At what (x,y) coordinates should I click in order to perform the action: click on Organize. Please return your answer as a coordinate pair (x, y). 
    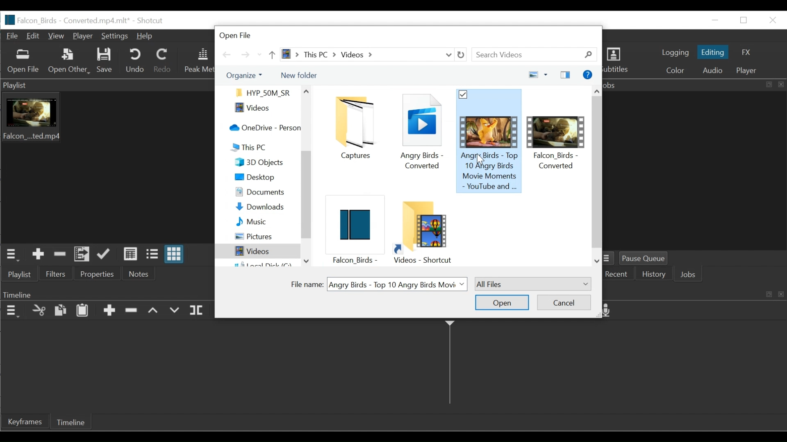
    Looking at the image, I should click on (243, 76).